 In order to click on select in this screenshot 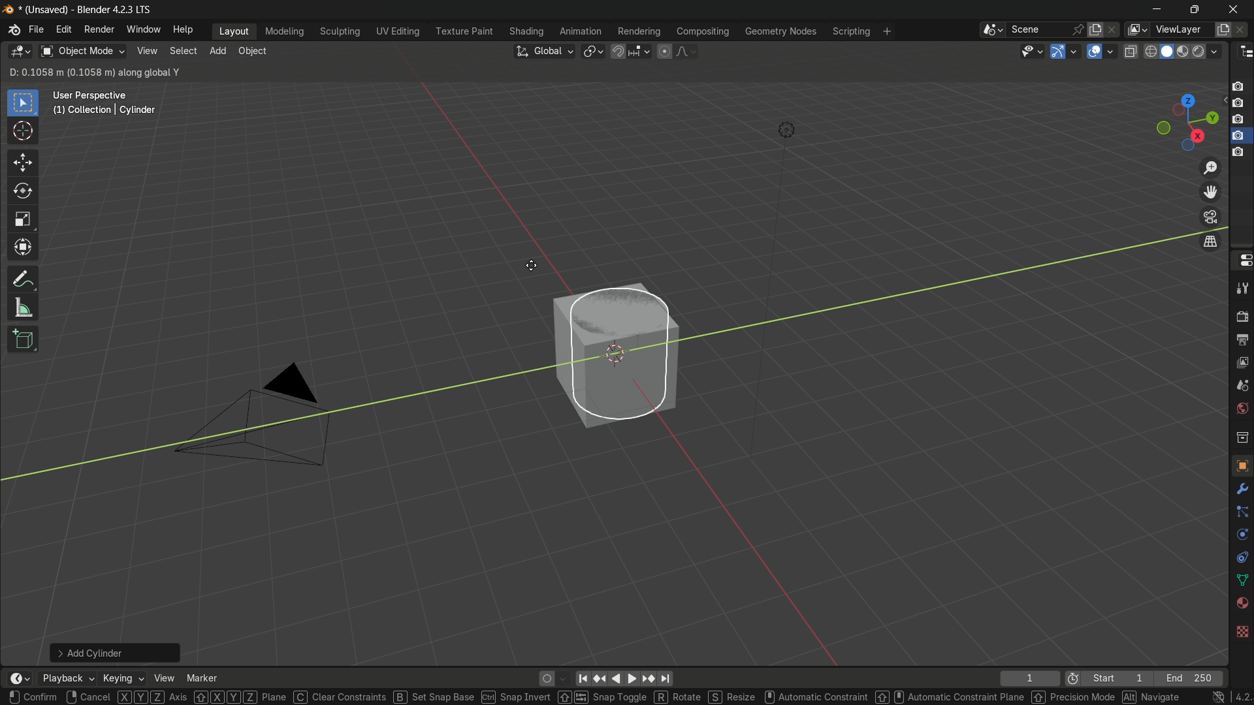, I will do `click(182, 51)`.